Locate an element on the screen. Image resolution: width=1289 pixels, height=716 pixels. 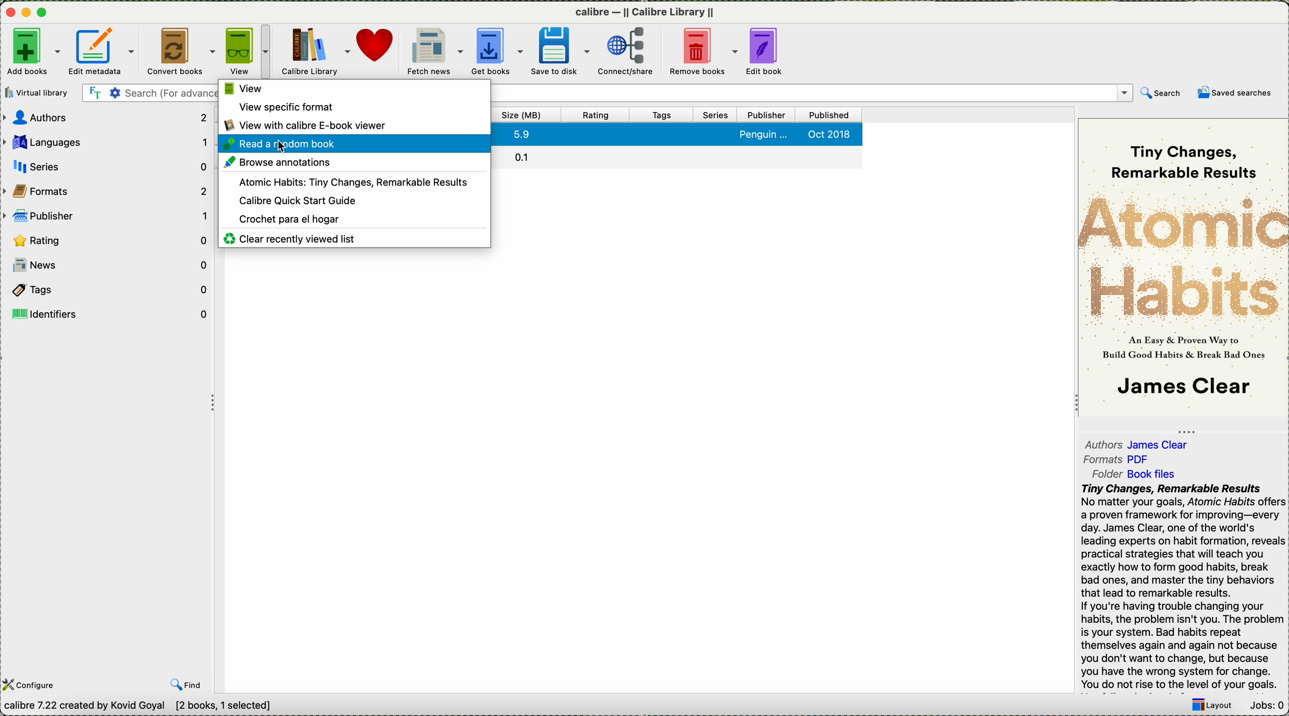
formats is located at coordinates (107, 189).